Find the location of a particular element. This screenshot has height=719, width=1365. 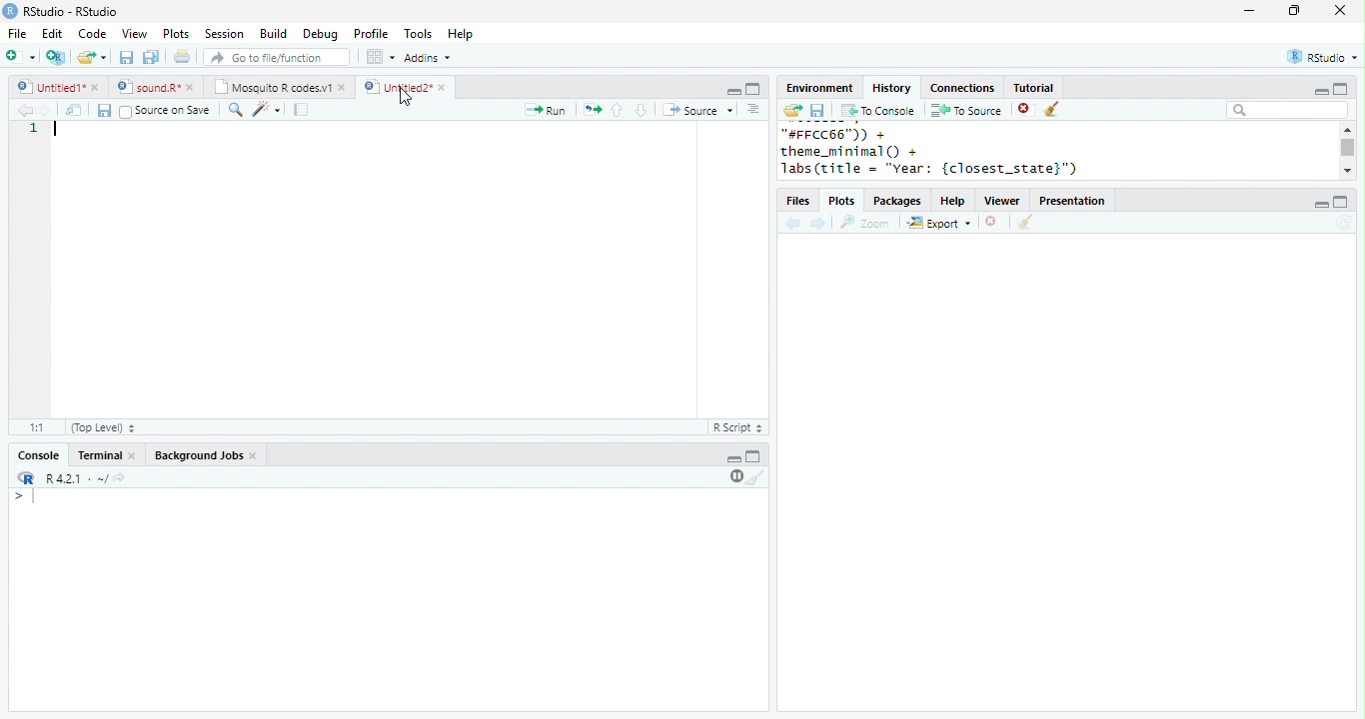

rerun is located at coordinates (594, 109).